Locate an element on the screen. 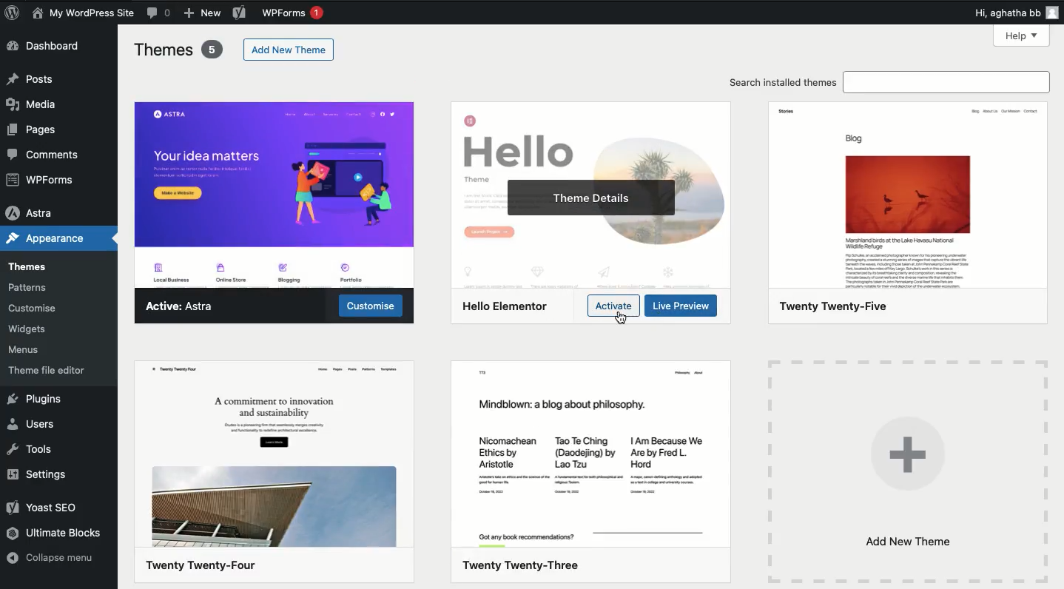 This screenshot has width=1064, height=589. Customise is located at coordinates (34, 309).